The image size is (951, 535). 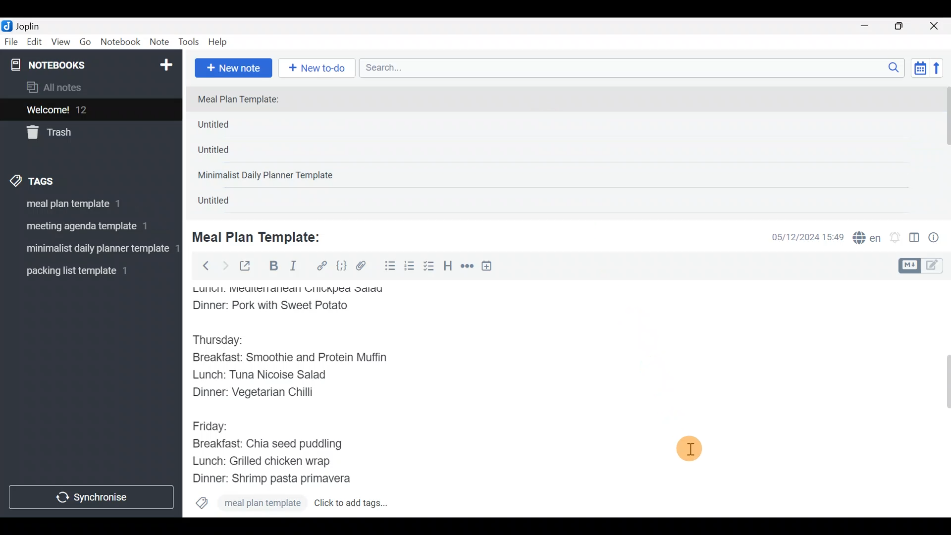 What do you see at coordinates (85, 133) in the screenshot?
I see `Trash` at bounding box center [85, 133].